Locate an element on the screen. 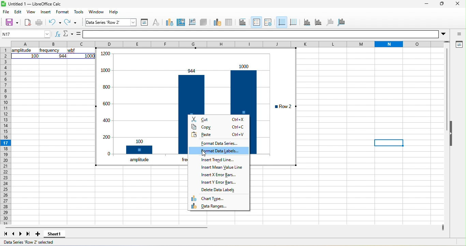  insert trend line is located at coordinates (218, 160).